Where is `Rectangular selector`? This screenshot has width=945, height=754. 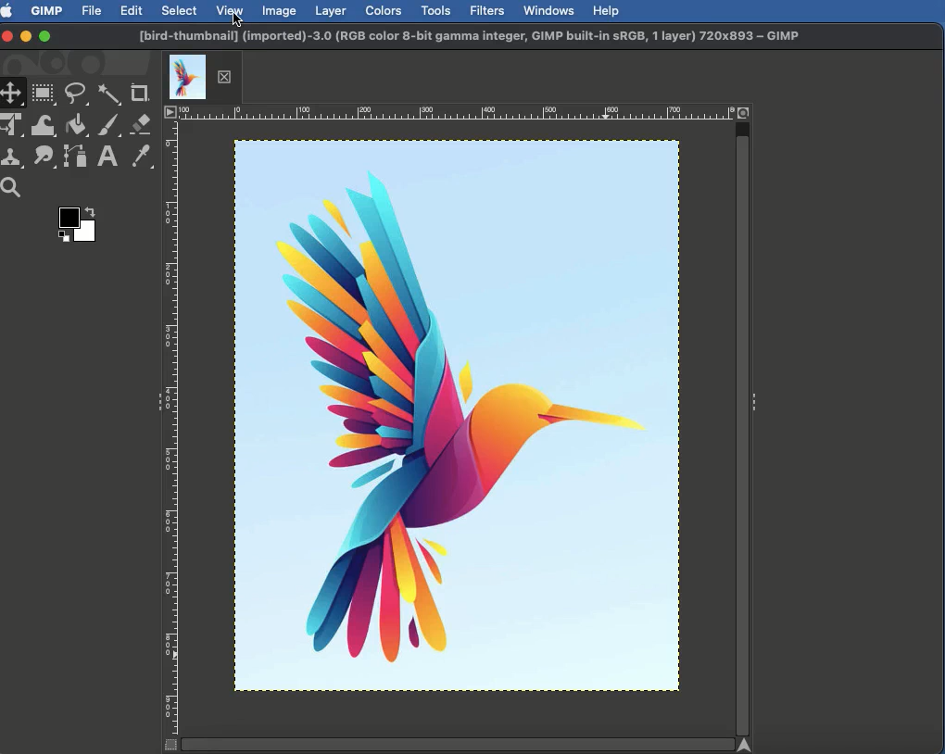 Rectangular selector is located at coordinates (44, 94).